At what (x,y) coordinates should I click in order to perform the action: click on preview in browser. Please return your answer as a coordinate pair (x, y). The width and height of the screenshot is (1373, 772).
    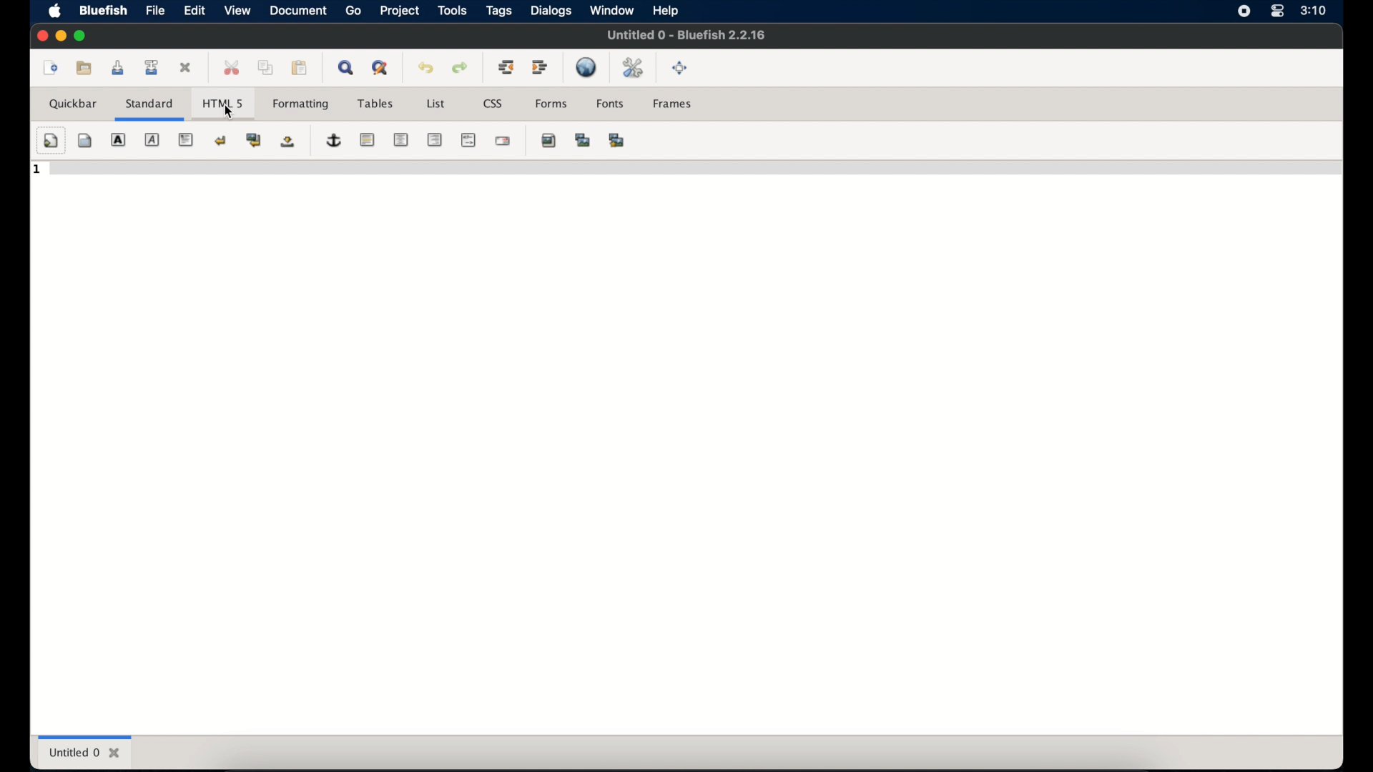
    Looking at the image, I should click on (588, 67).